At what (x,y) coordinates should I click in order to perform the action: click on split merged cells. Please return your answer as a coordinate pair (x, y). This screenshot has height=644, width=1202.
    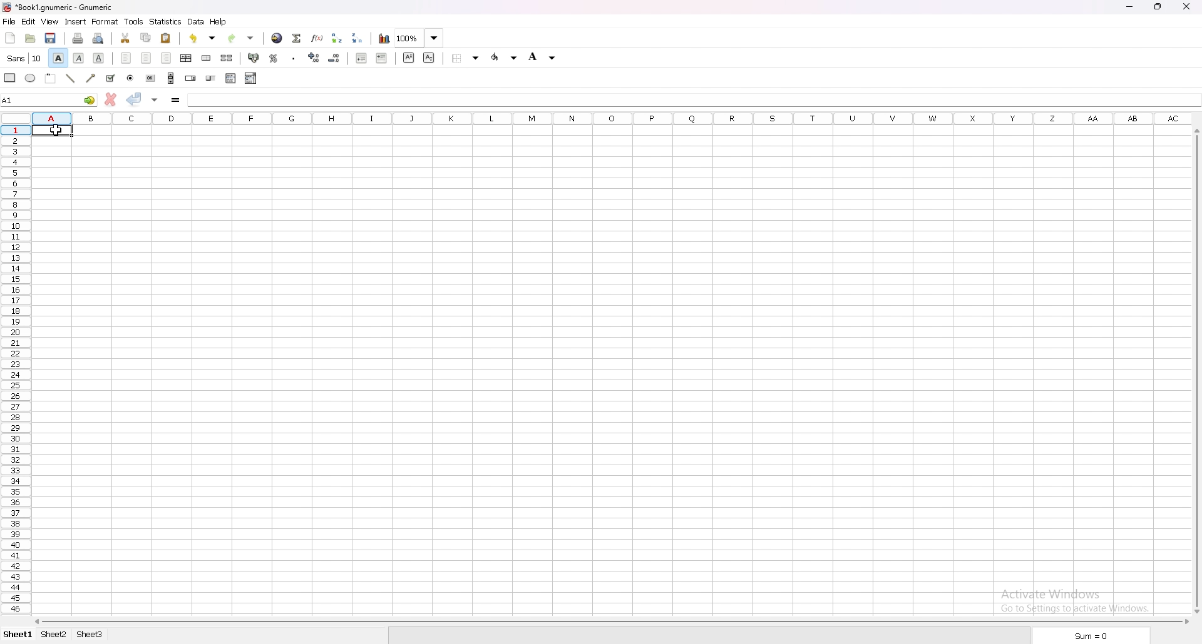
    Looking at the image, I should click on (227, 58).